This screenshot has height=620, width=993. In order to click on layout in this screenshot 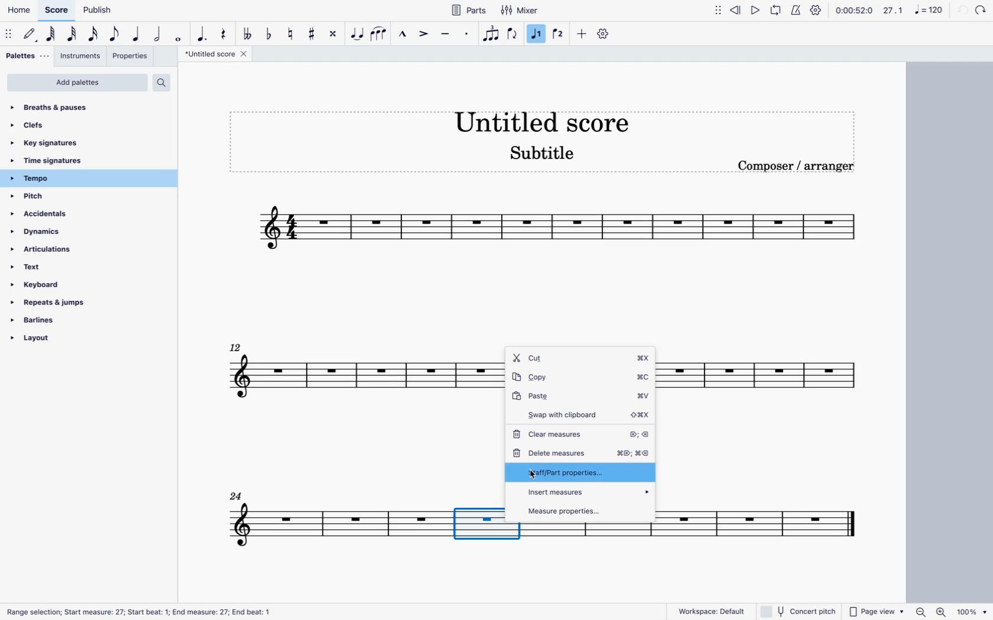, I will do `click(81, 338)`.